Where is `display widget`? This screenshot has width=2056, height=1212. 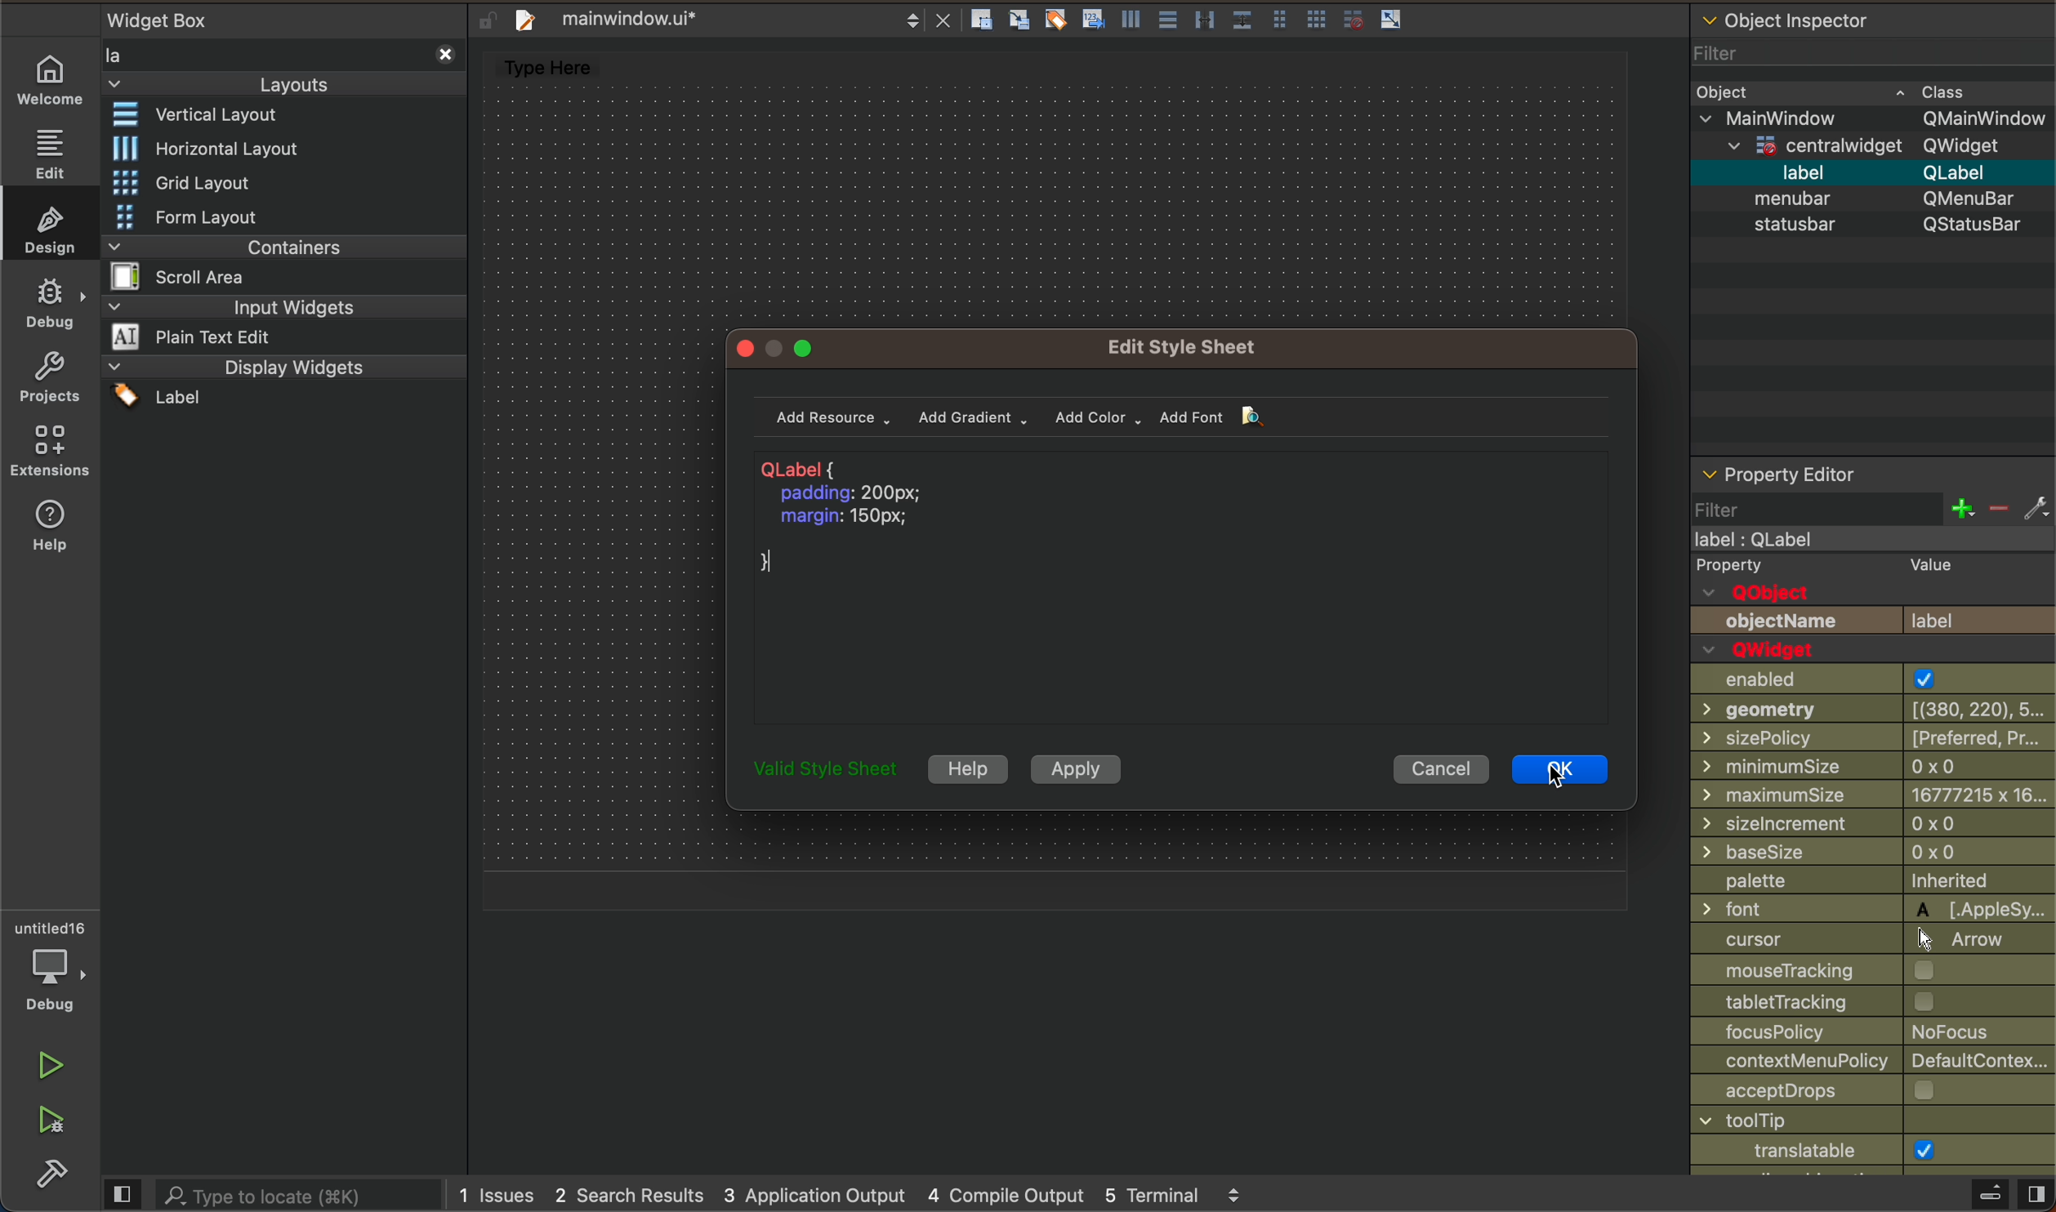
display widget is located at coordinates (279, 381).